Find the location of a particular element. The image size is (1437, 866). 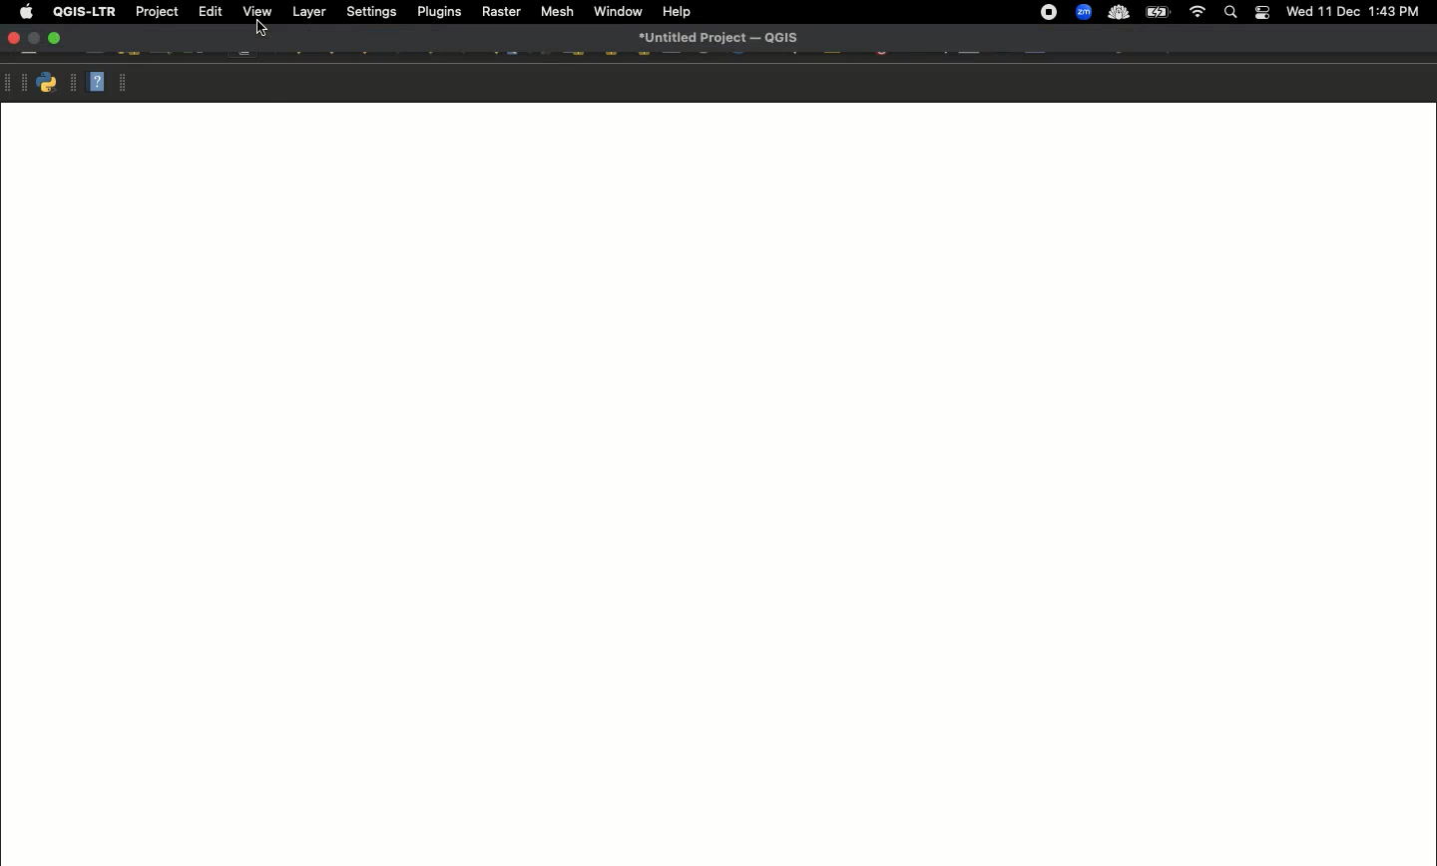

Minimize is located at coordinates (34, 39).